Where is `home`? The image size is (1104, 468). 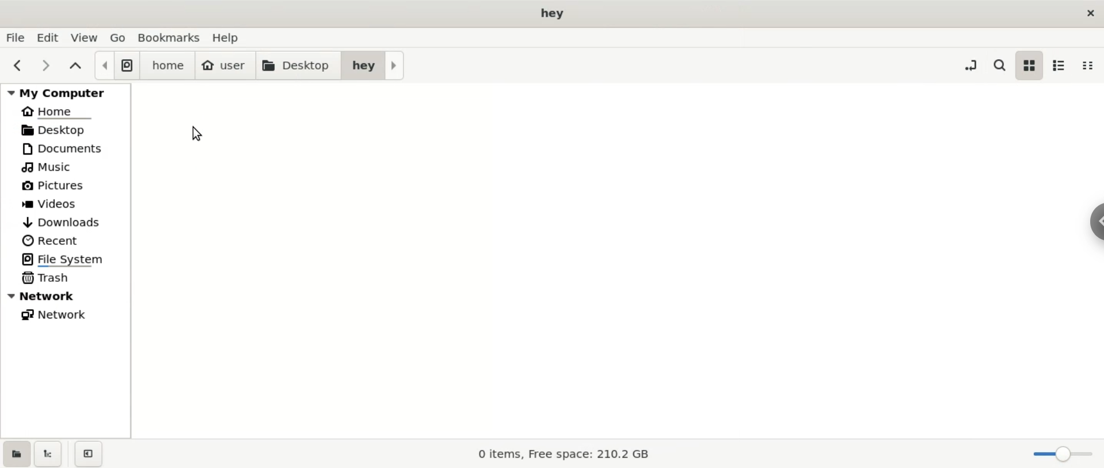
home is located at coordinates (167, 66).